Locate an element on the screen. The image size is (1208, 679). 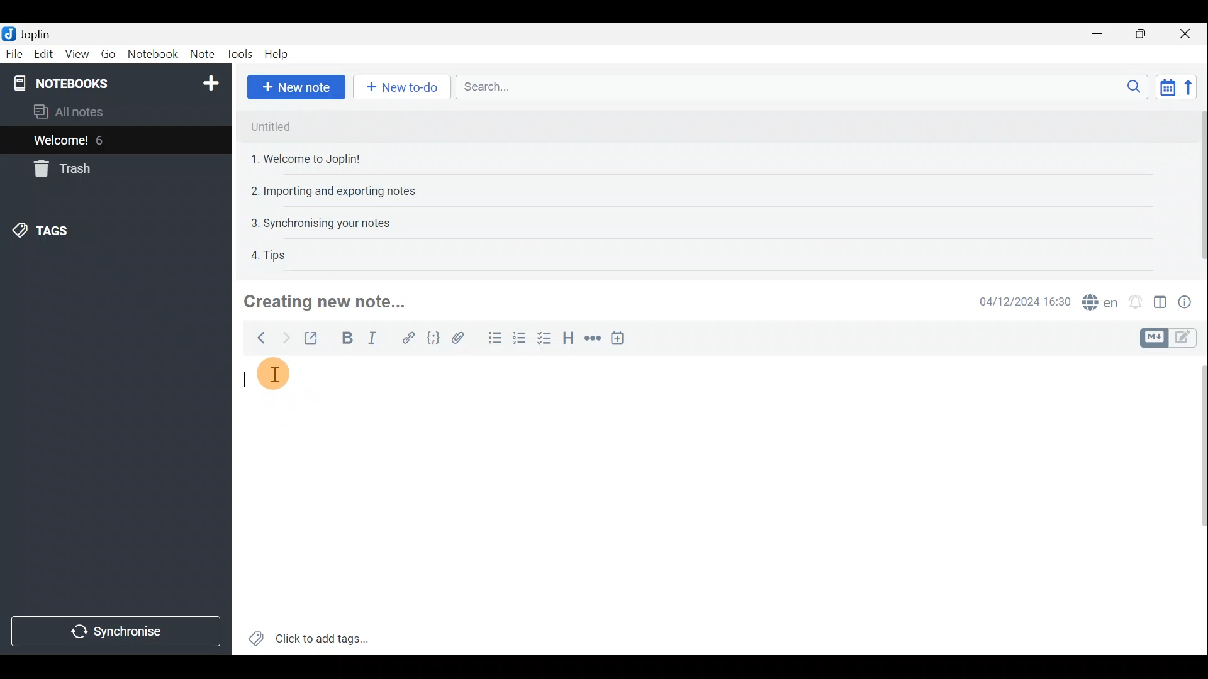
Welcome! is located at coordinates (62, 141).